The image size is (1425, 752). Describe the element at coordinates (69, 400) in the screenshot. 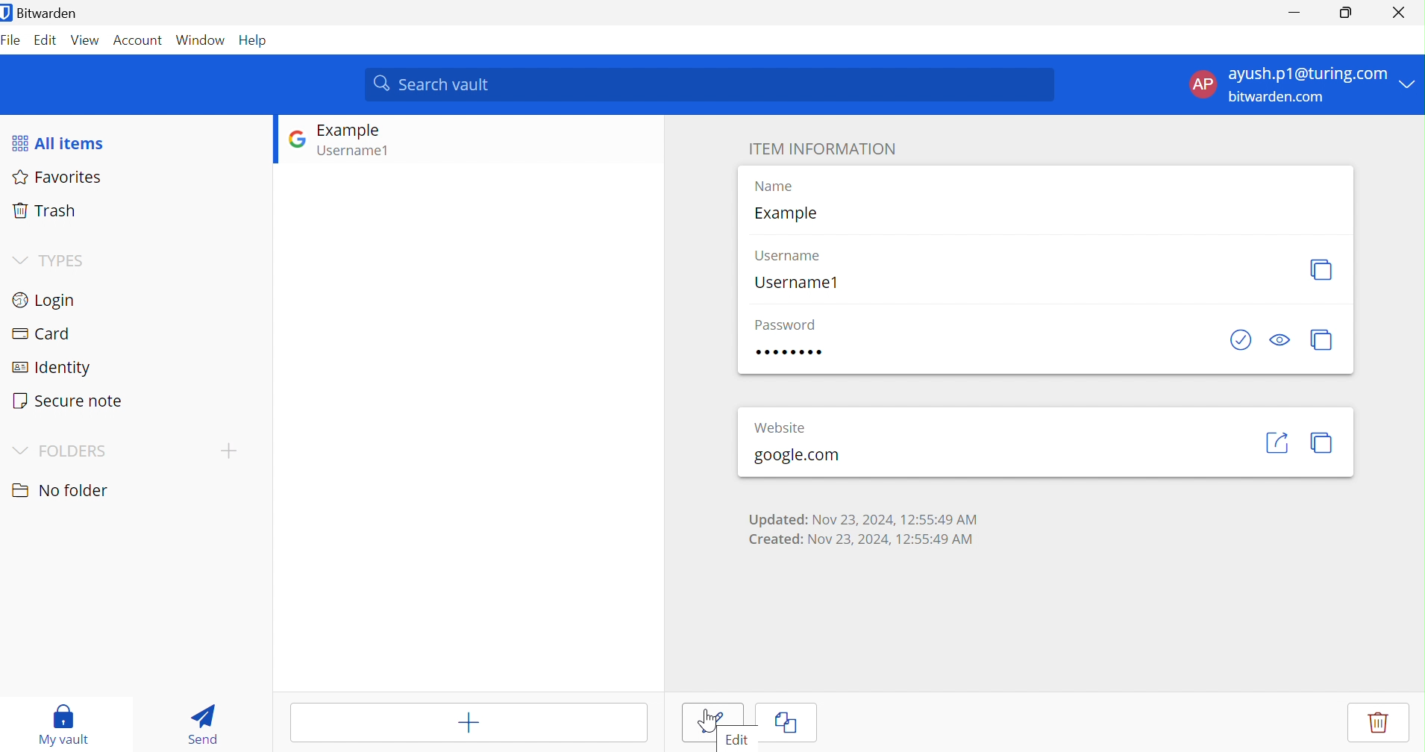

I see `Secure note` at that location.